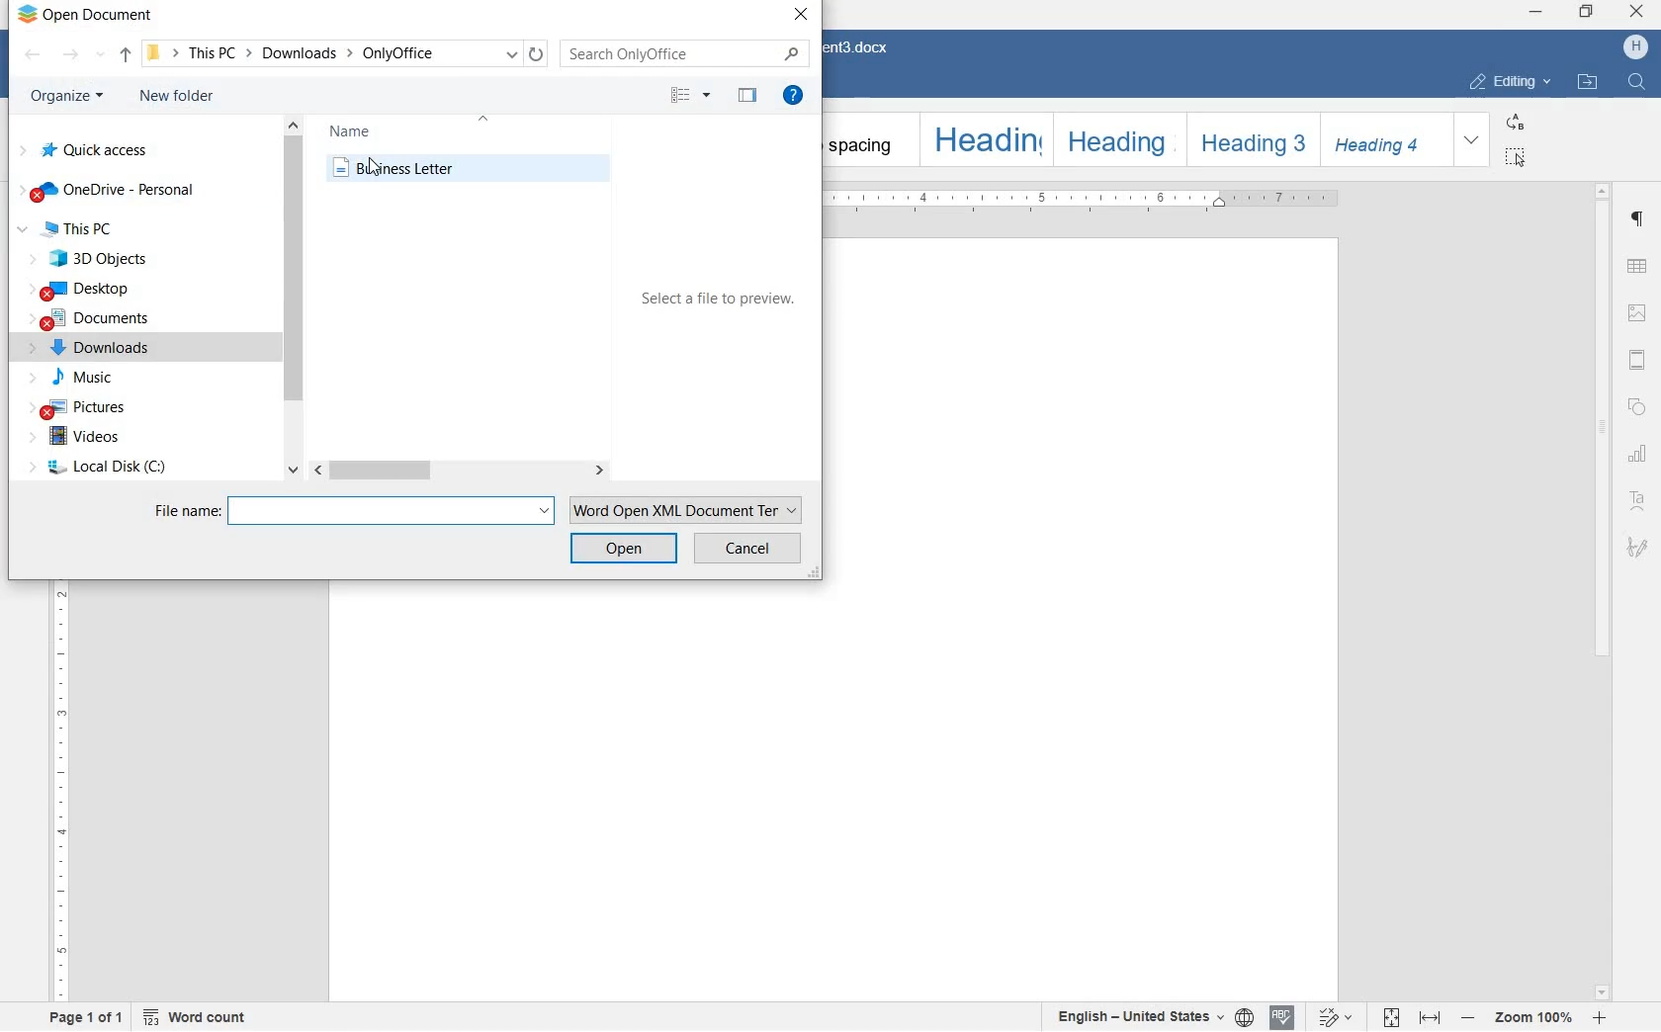 The width and height of the screenshot is (1661, 1032). What do you see at coordinates (1636, 217) in the screenshot?
I see `paragraph settings` at bounding box center [1636, 217].